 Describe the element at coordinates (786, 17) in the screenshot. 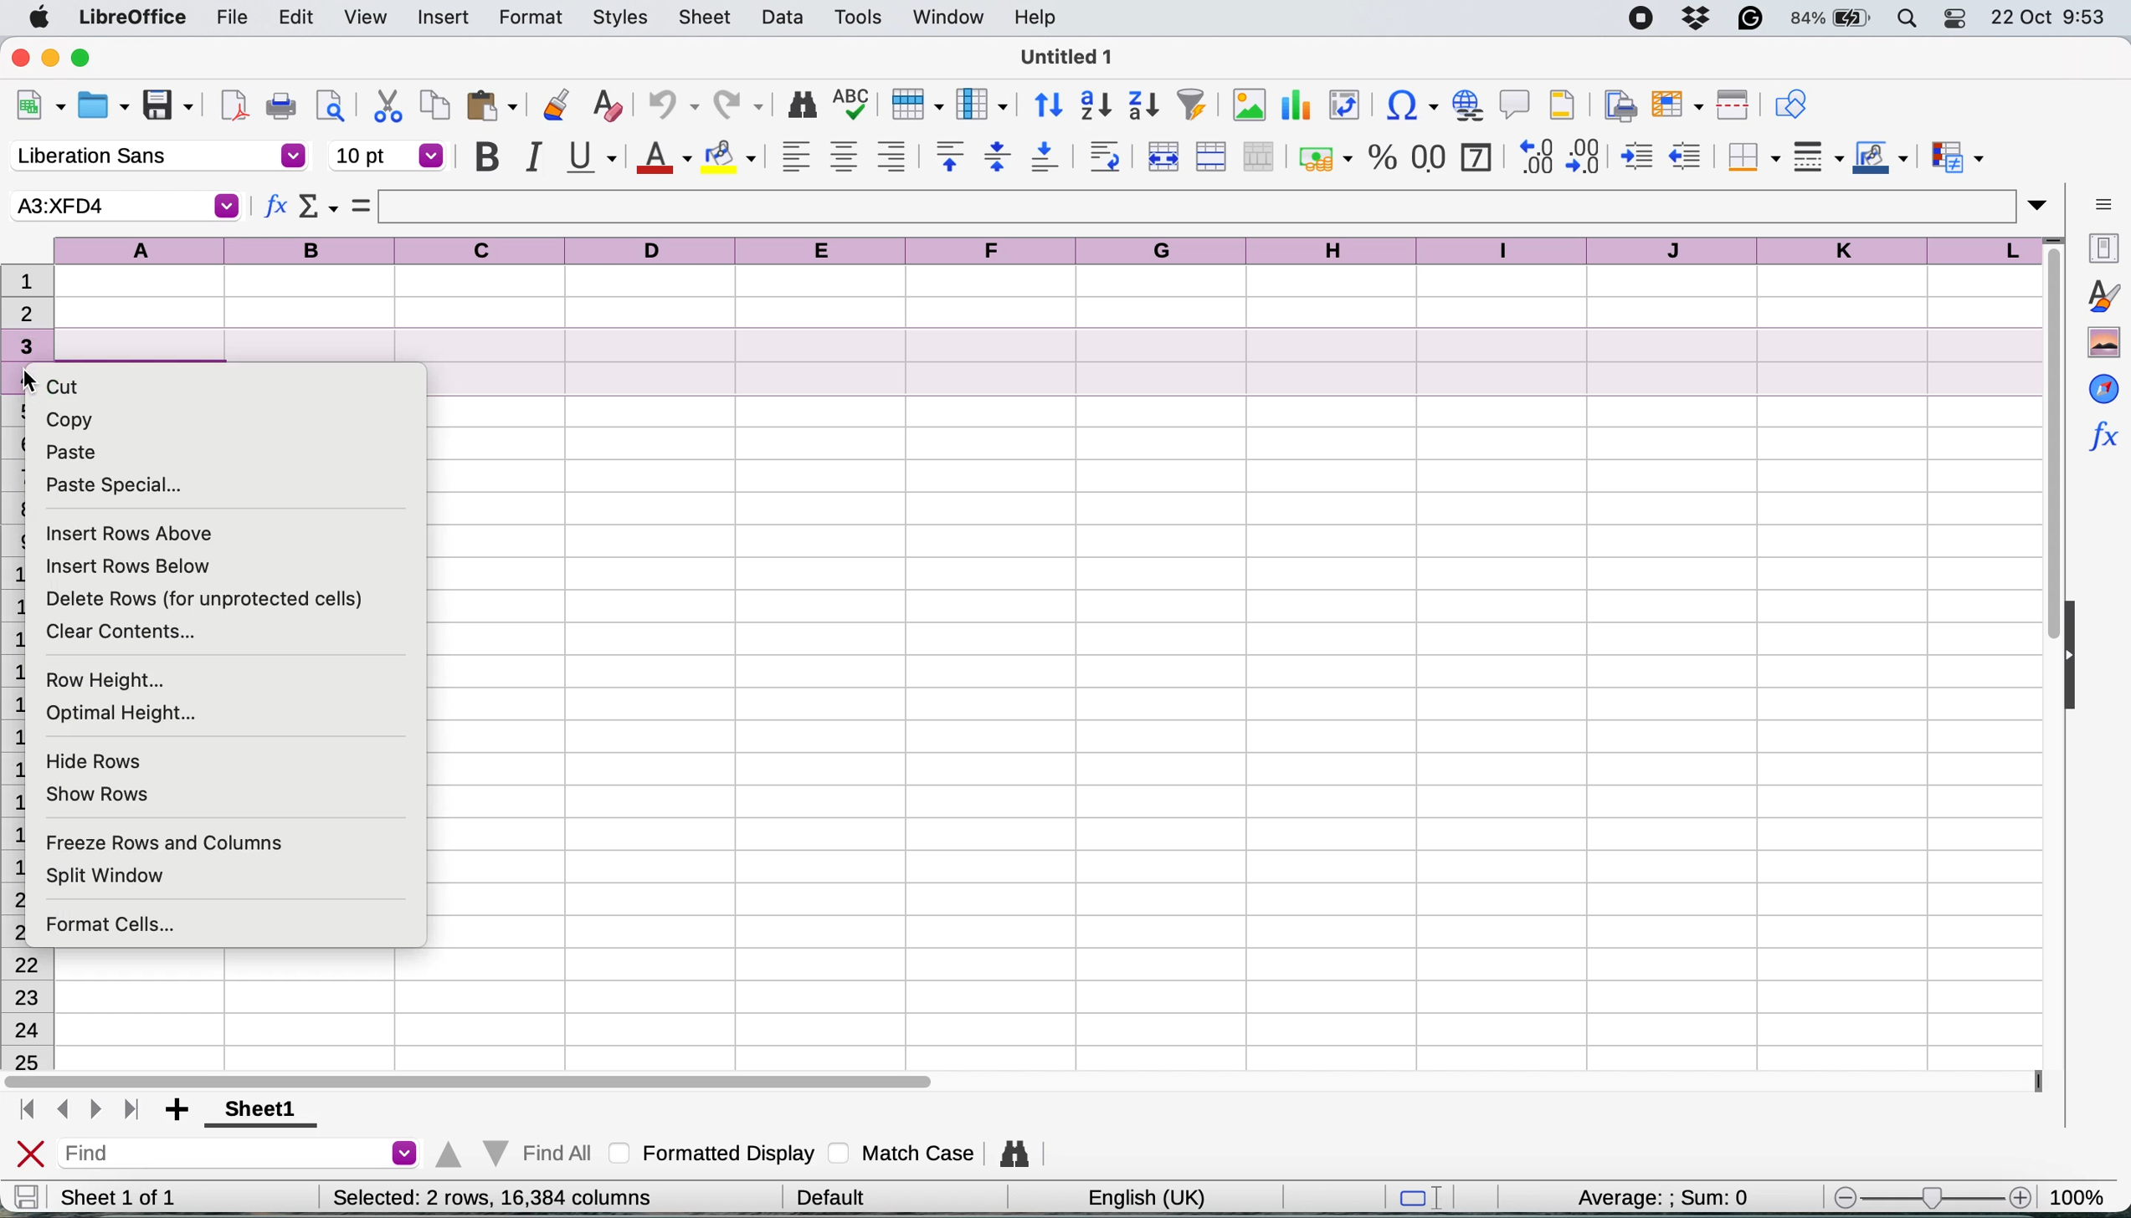

I see `data` at that location.